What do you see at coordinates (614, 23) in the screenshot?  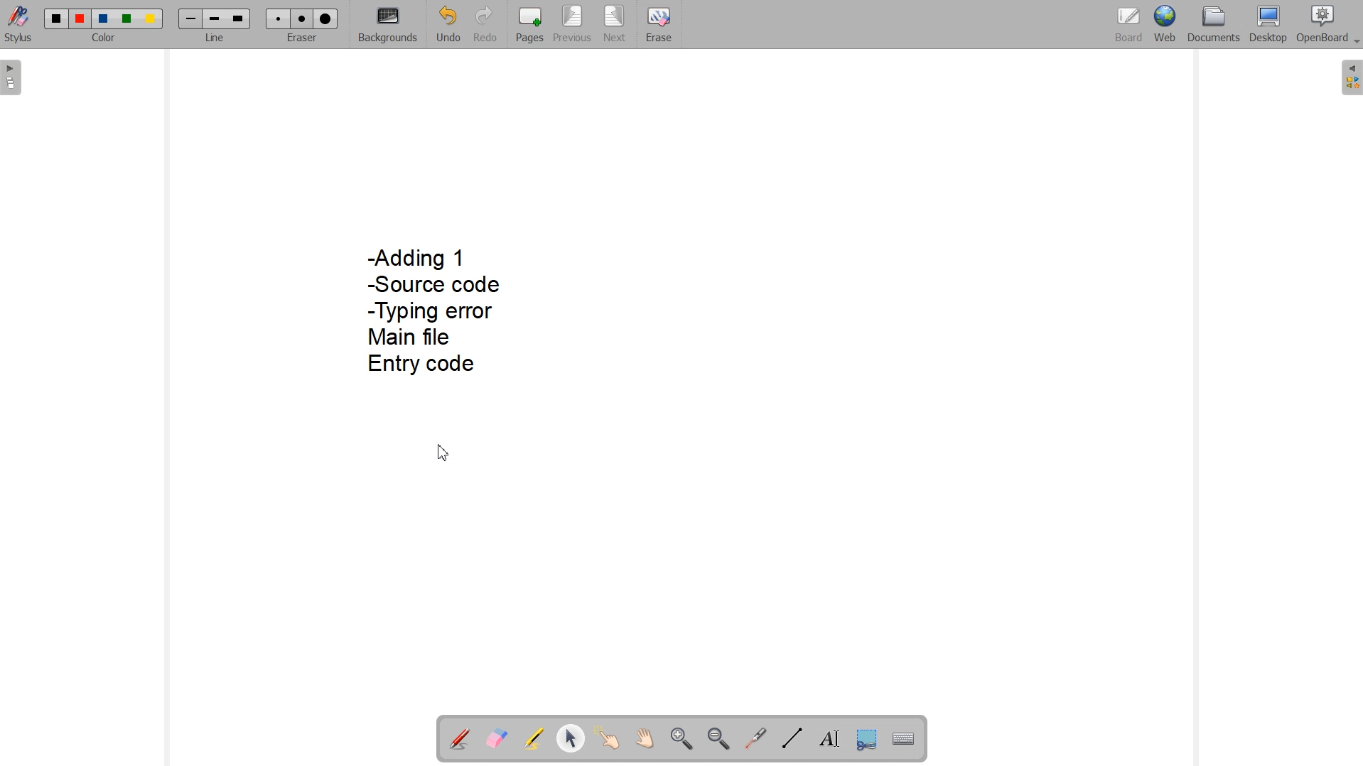 I see `Next` at bounding box center [614, 23].